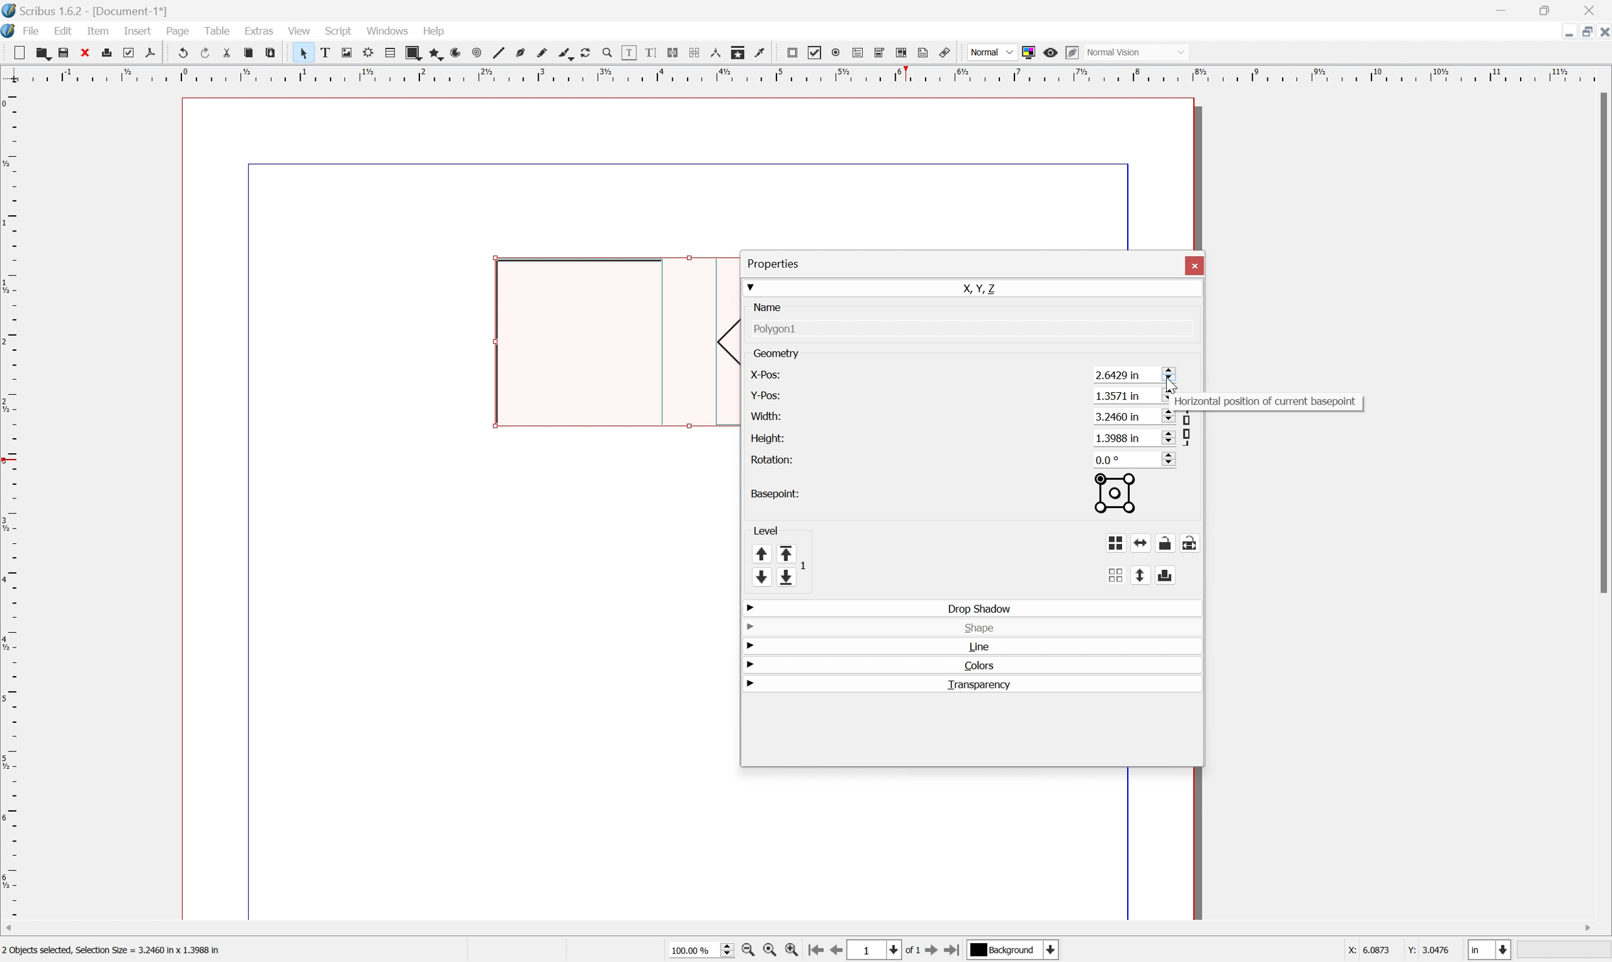  I want to click on copy item properties, so click(736, 51).